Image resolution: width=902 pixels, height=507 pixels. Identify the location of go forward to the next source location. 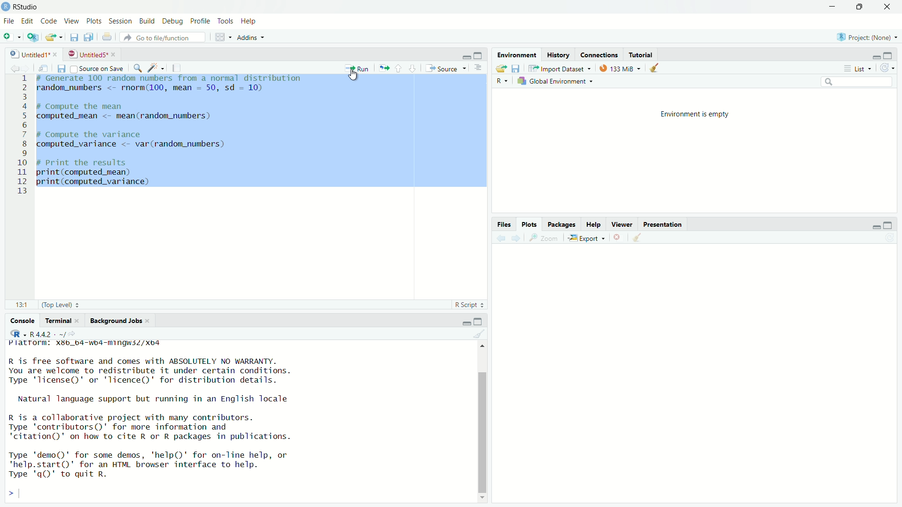
(27, 67).